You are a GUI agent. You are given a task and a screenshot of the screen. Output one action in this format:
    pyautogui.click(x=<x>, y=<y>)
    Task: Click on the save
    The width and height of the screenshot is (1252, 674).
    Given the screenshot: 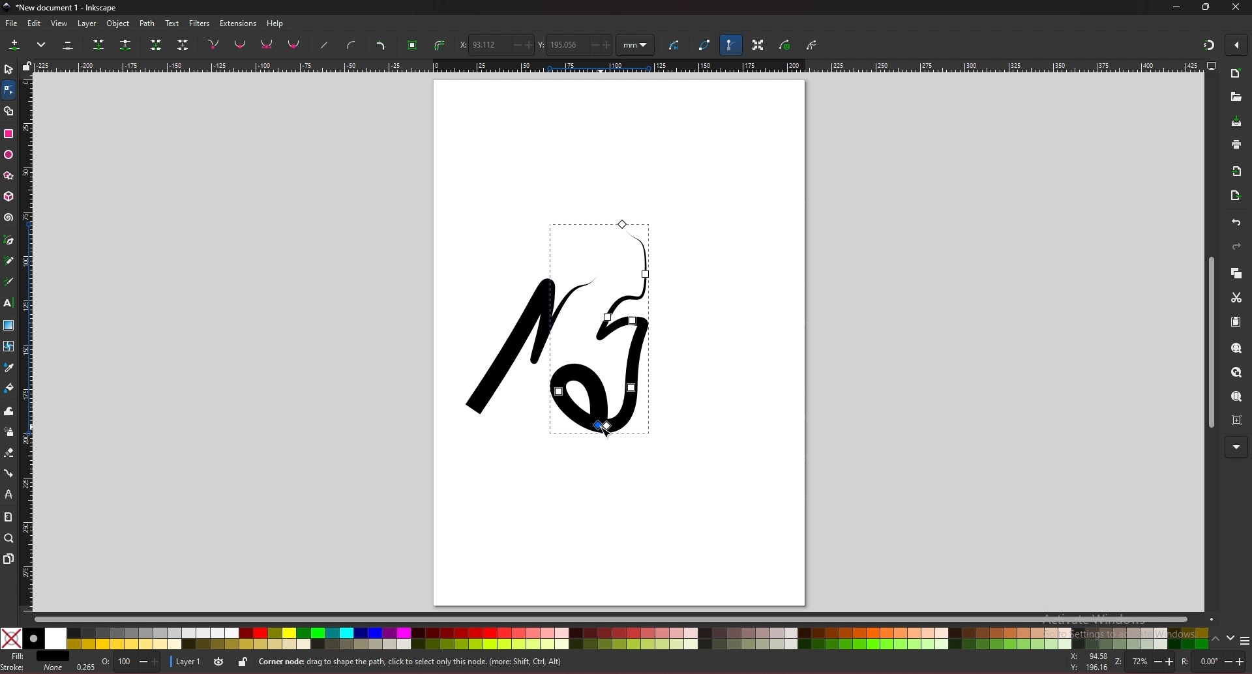 What is the action you would take?
    pyautogui.click(x=1236, y=121)
    